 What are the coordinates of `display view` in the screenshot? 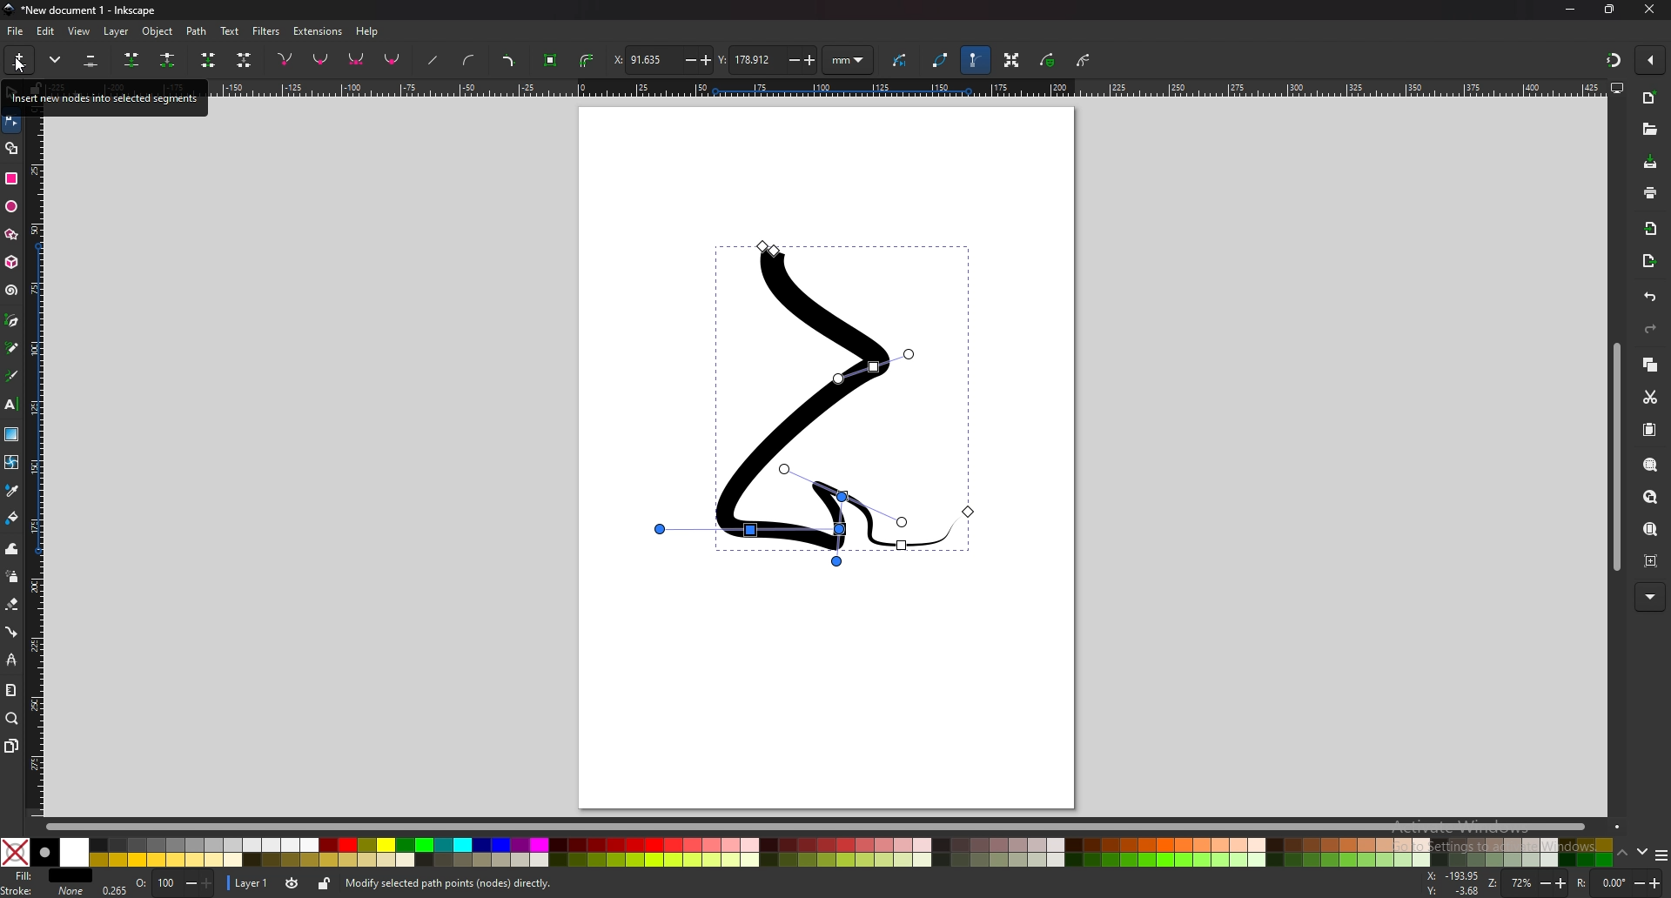 It's located at (1618, 88).